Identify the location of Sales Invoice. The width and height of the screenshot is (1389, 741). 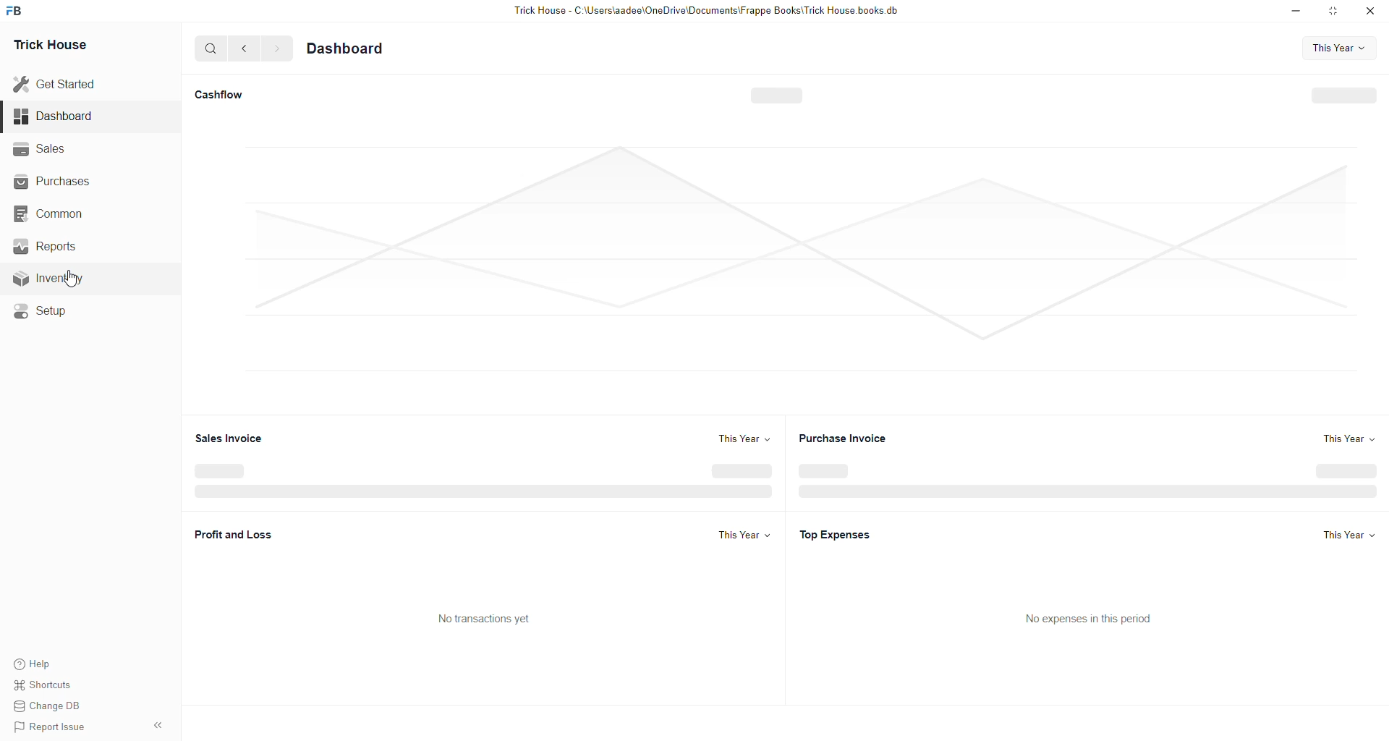
(232, 442).